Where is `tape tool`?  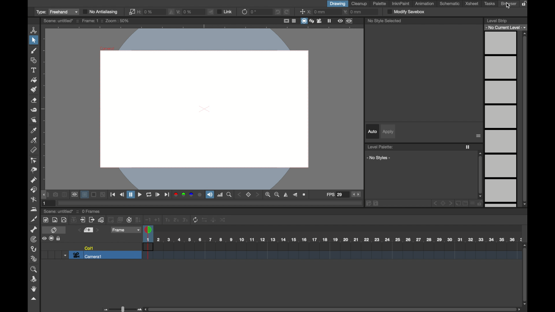 tape tool is located at coordinates (34, 110).